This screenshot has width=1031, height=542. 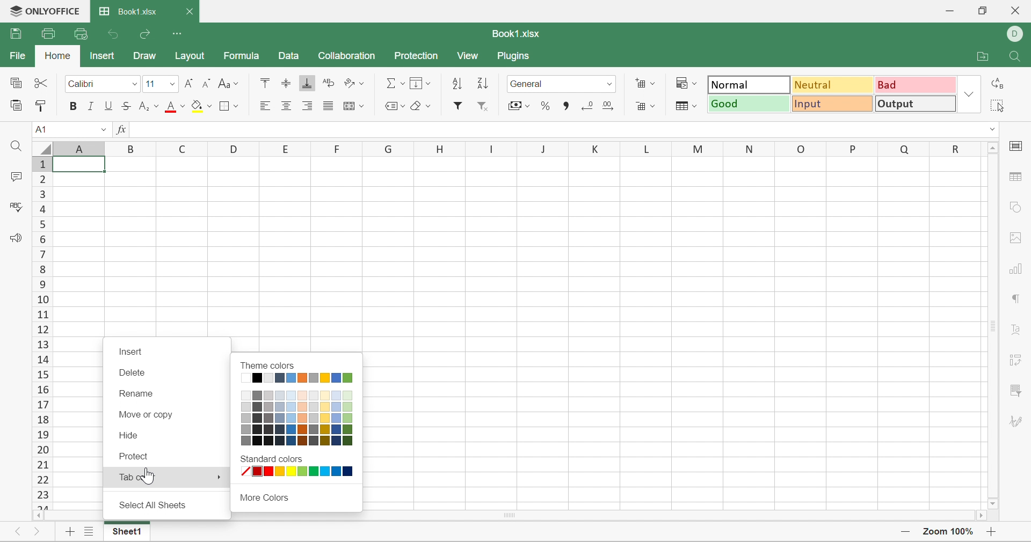 What do you see at coordinates (44, 84) in the screenshot?
I see `Cut` at bounding box center [44, 84].